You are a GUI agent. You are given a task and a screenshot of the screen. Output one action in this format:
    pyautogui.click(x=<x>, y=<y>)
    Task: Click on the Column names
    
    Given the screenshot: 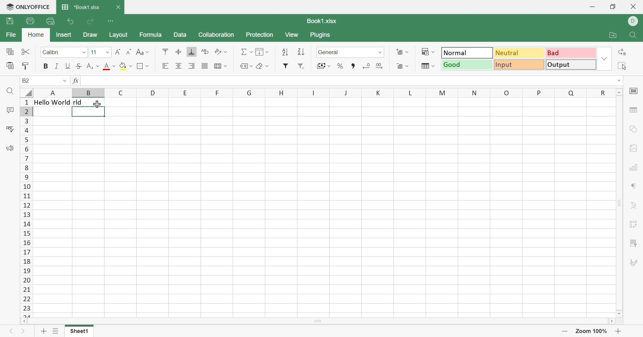 What is the action you would take?
    pyautogui.click(x=321, y=92)
    